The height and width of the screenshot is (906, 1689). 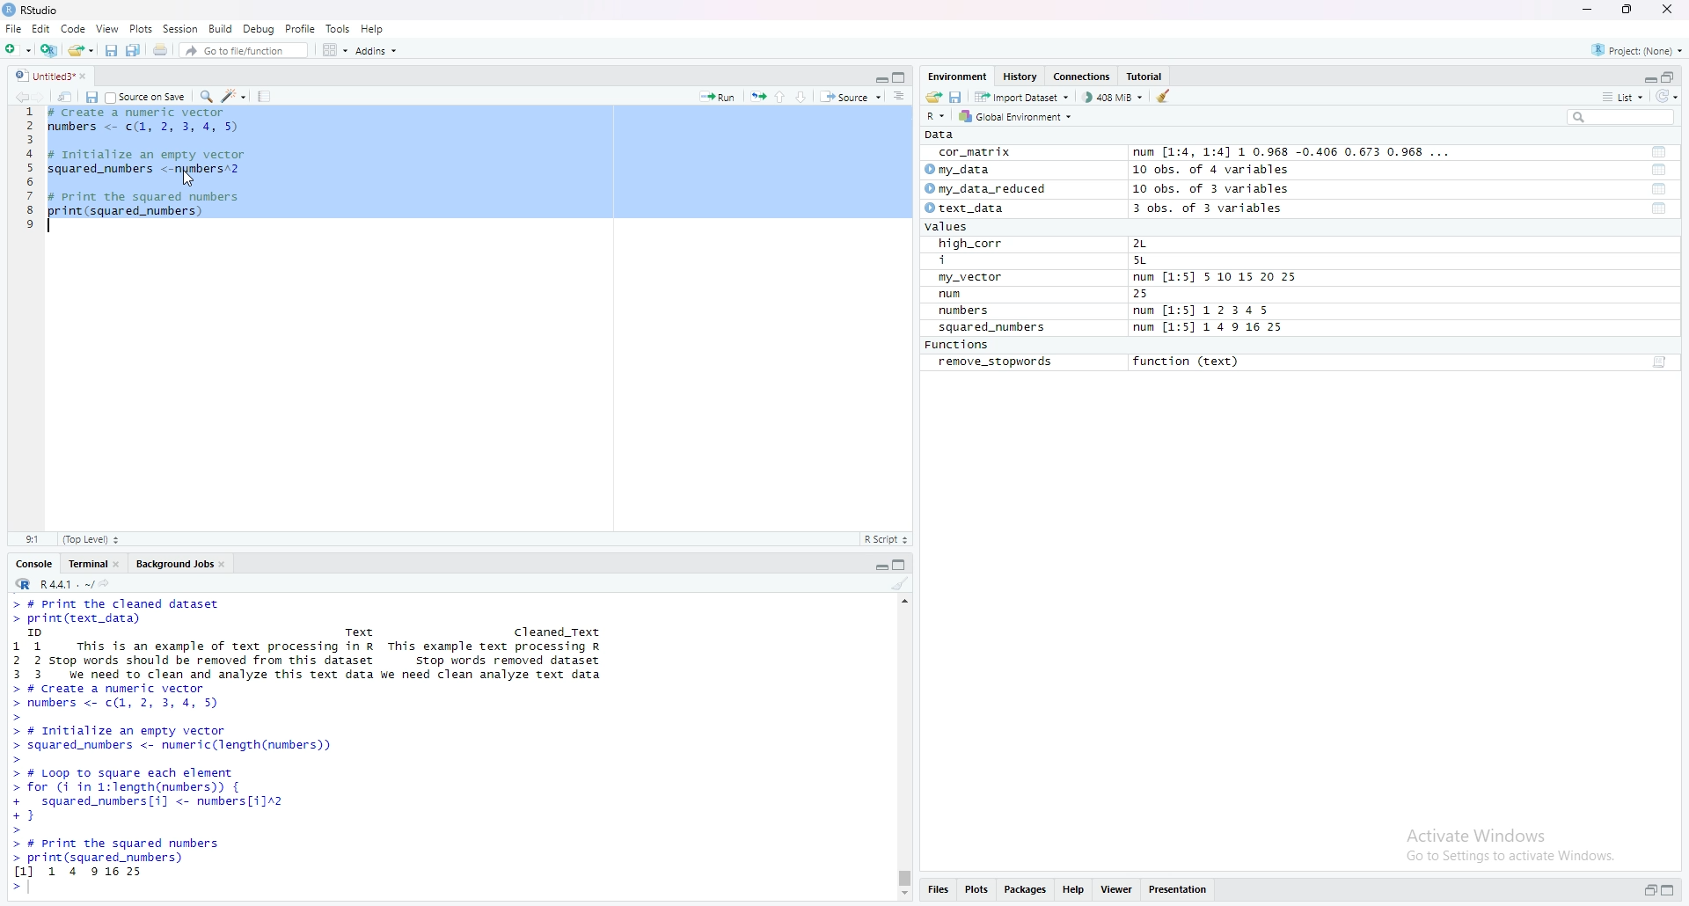 I want to click on Tools, so click(x=339, y=28).